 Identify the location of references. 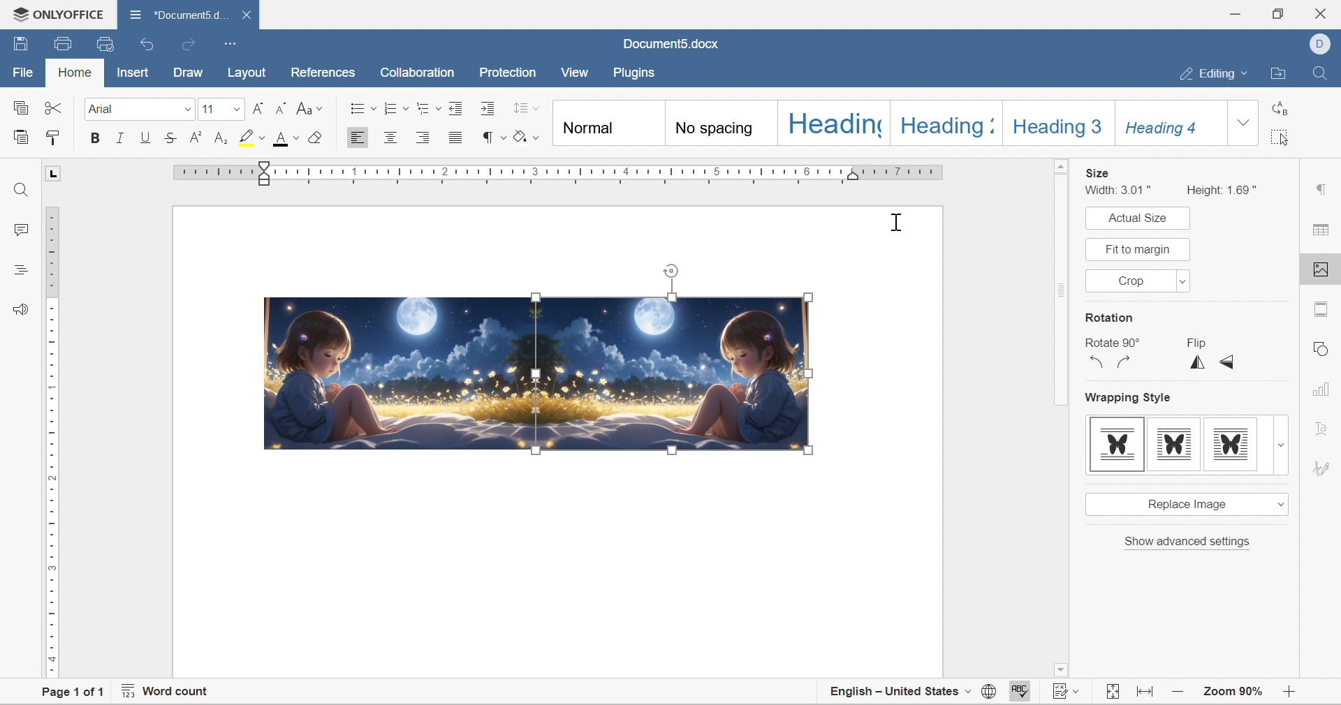
(321, 74).